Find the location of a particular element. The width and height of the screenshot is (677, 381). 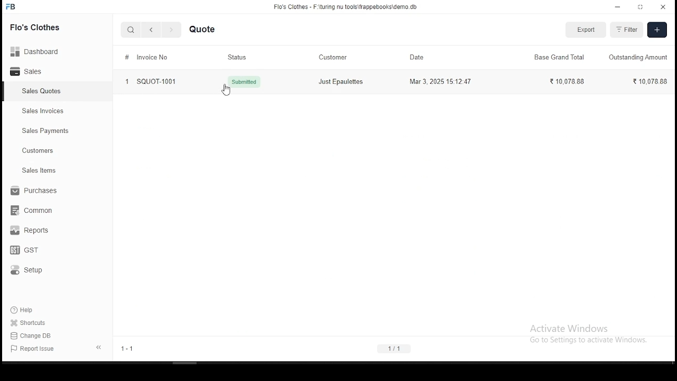

10,078.88 is located at coordinates (649, 82).